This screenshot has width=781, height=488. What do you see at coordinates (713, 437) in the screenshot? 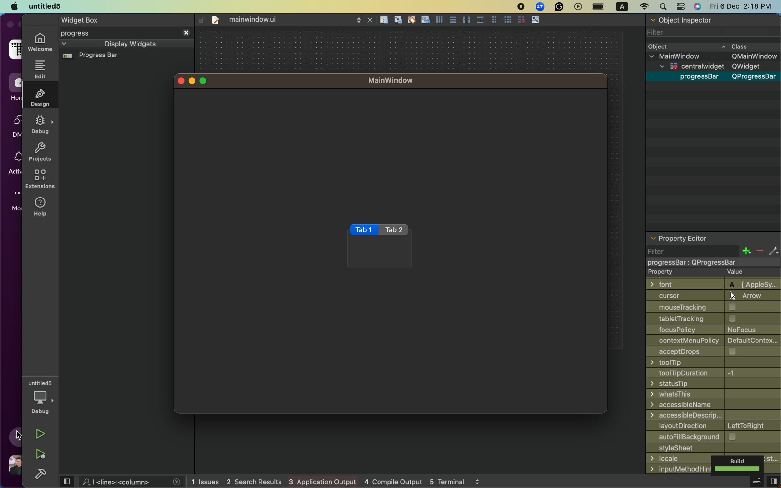
I see `autofillbackground` at bounding box center [713, 437].